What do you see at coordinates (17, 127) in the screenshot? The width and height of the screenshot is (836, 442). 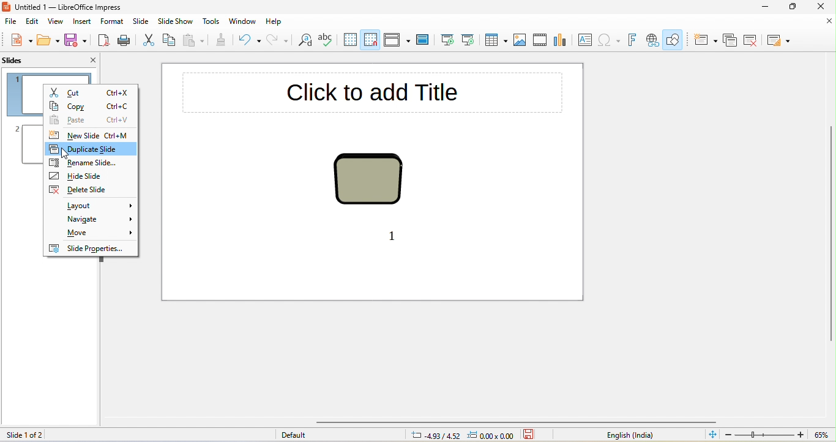 I see `2` at bounding box center [17, 127].